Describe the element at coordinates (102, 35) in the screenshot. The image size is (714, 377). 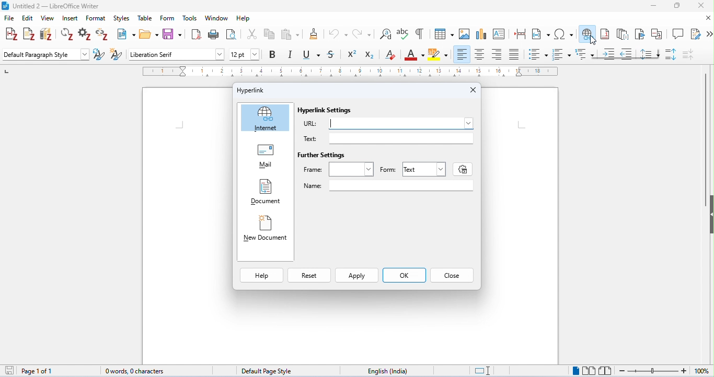
I see `unlink citations` at that location.